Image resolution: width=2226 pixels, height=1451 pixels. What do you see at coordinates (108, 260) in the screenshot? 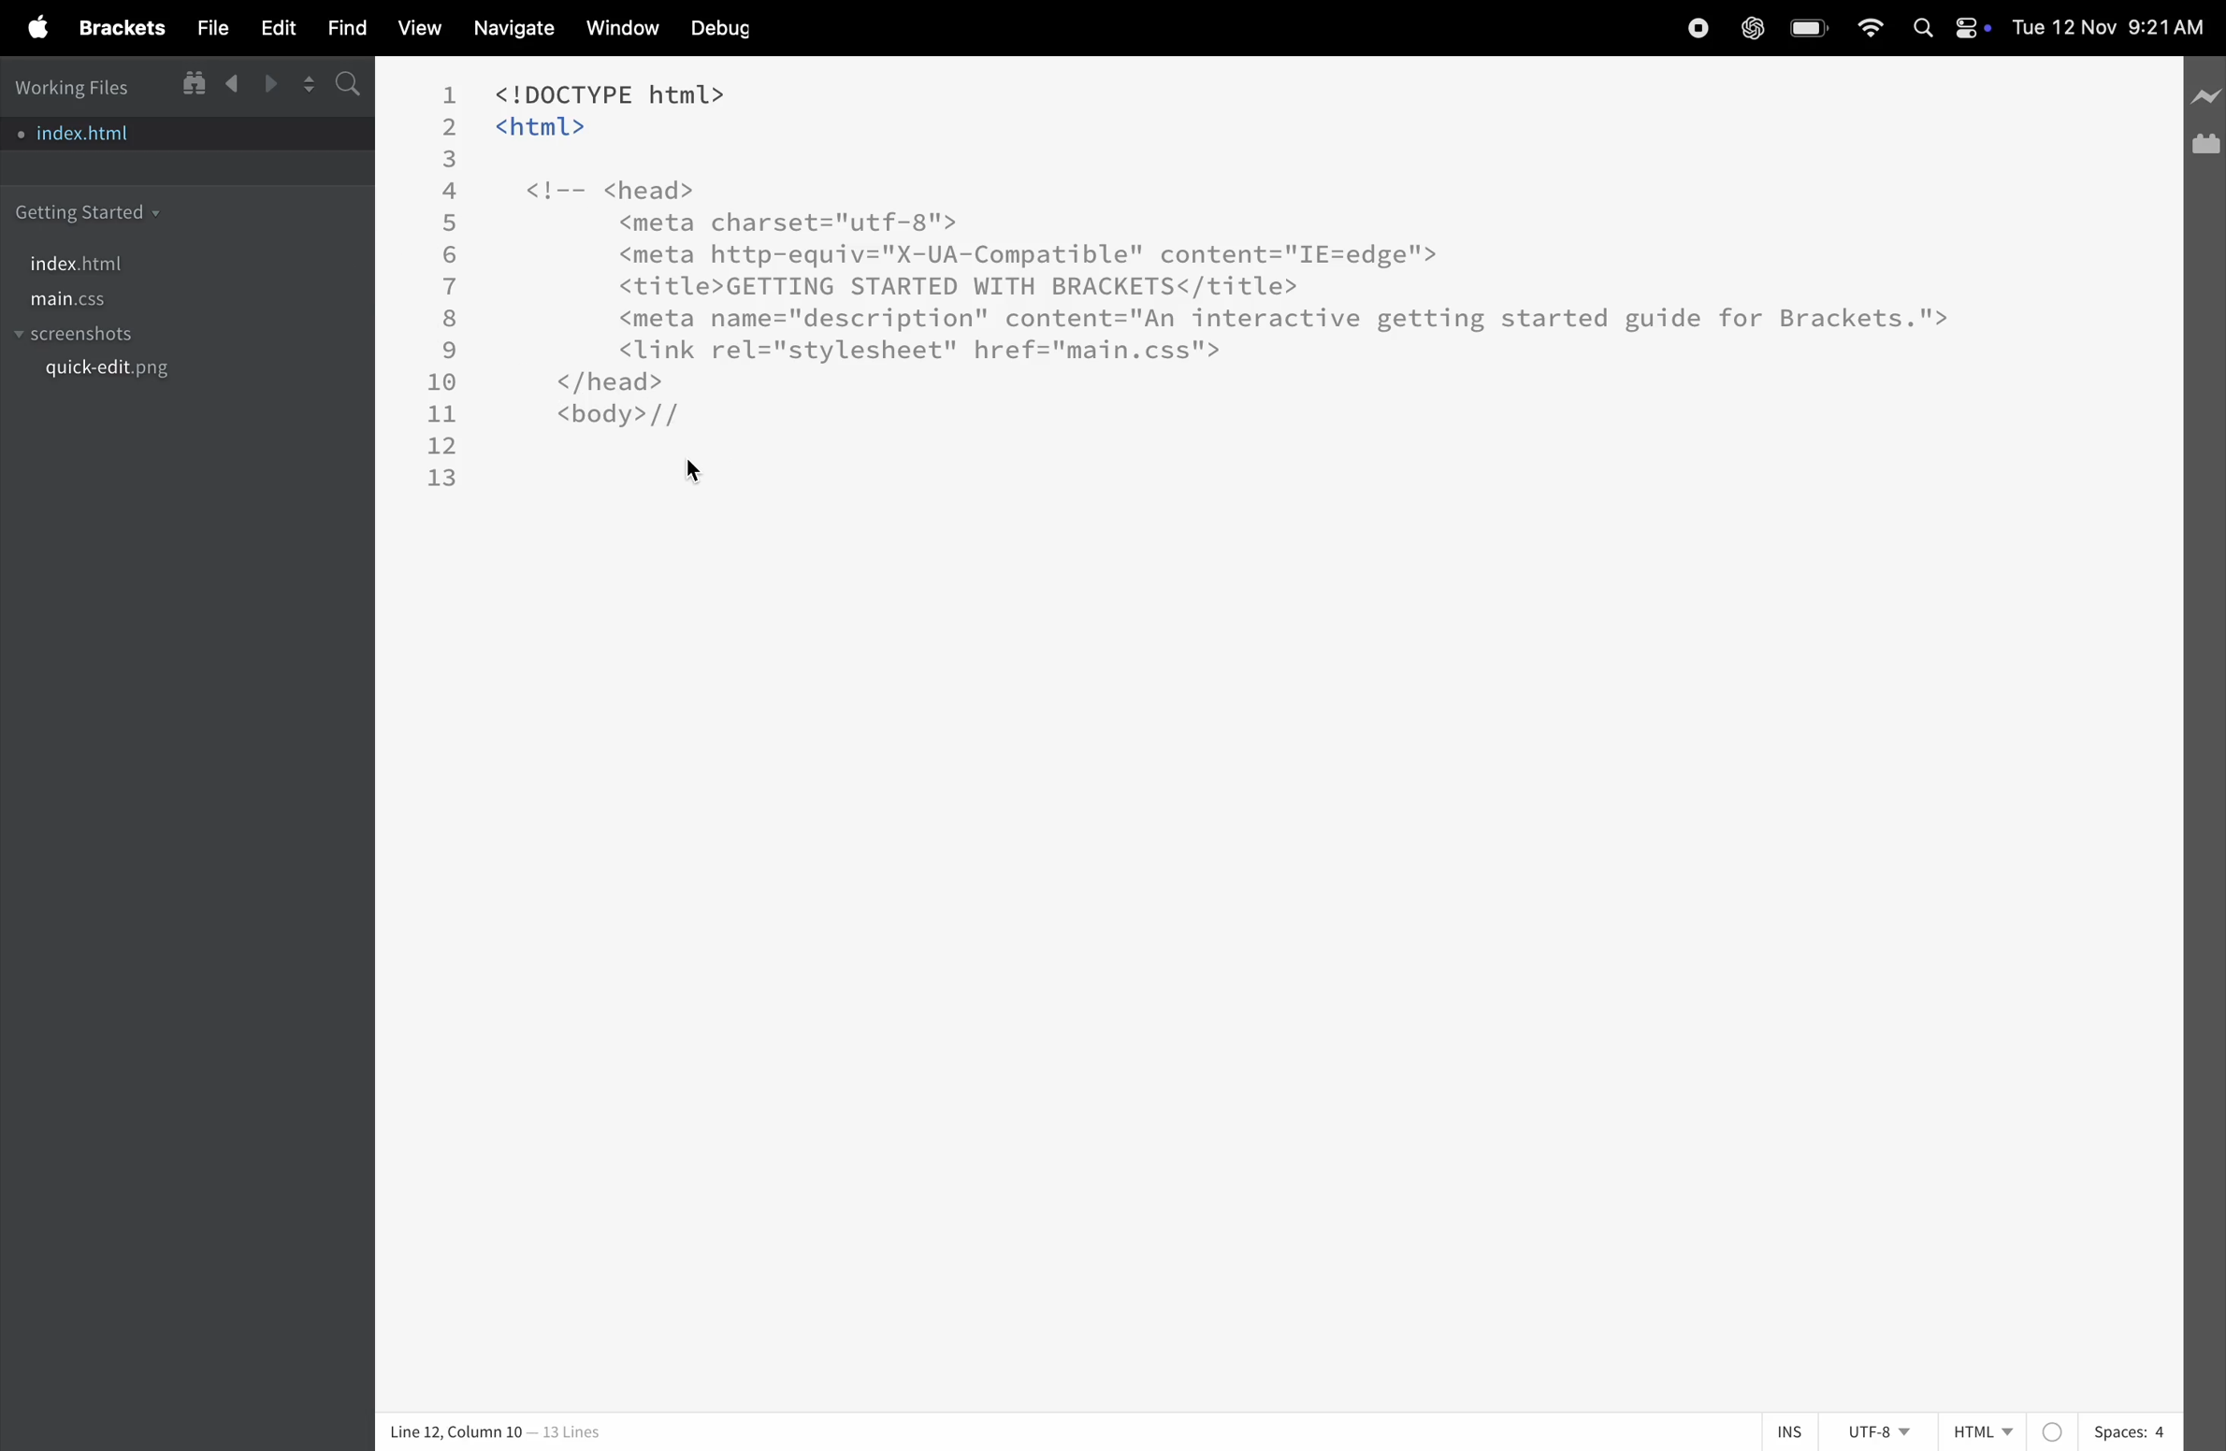
I see `index.html` at bounding box center [108, 260].